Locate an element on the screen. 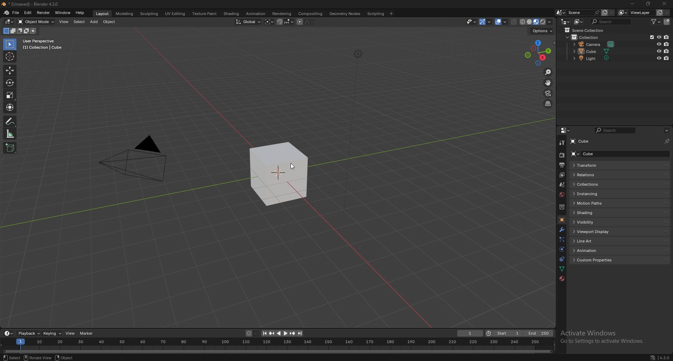 The height and width of the screenshot is (361, 673). disable in renders is located at coordinates (667, 58).